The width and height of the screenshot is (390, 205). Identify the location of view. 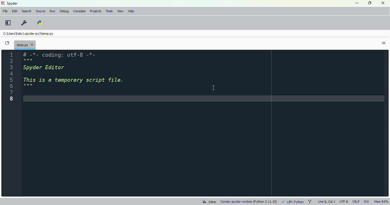
(120, 11).